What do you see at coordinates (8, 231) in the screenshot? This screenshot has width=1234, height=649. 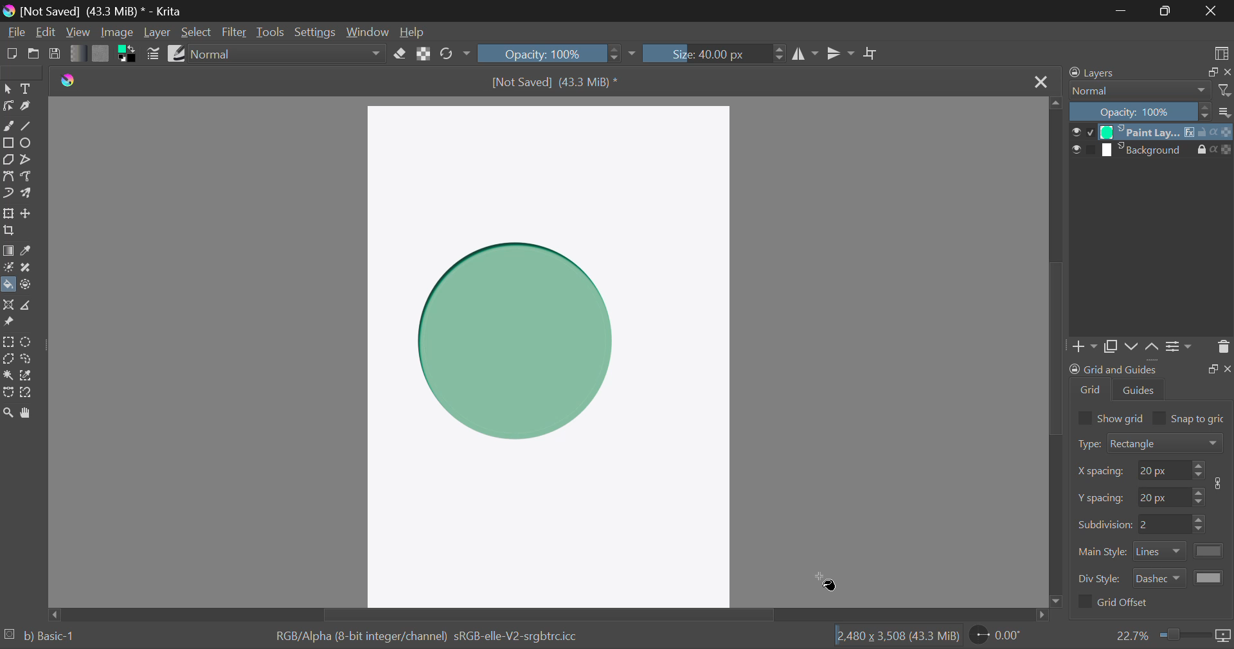 I see `Crop` at bounding box center [8, 231].